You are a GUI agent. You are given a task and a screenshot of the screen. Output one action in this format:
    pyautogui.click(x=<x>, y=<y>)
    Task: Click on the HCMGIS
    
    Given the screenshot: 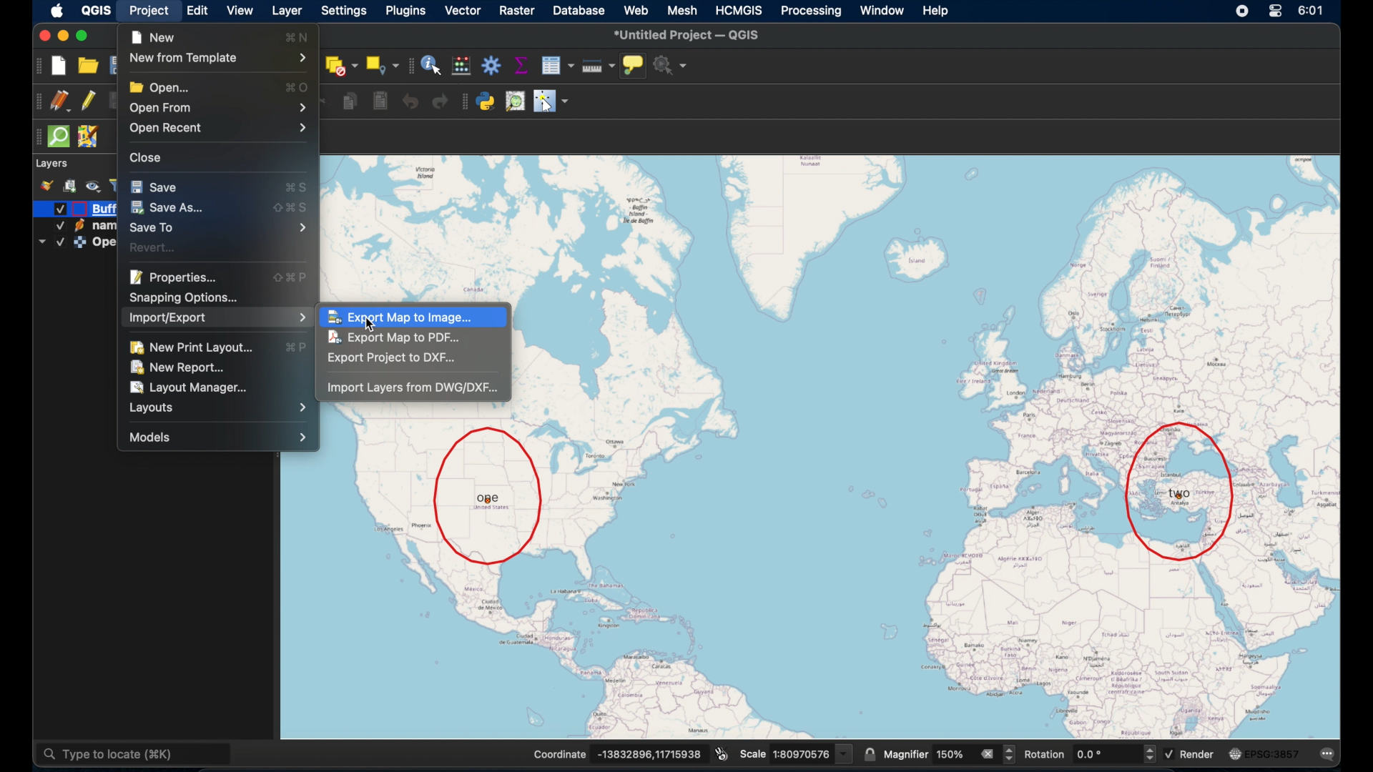 What is the action you would take?
    pyautogui.click(x=741, y=10)
    